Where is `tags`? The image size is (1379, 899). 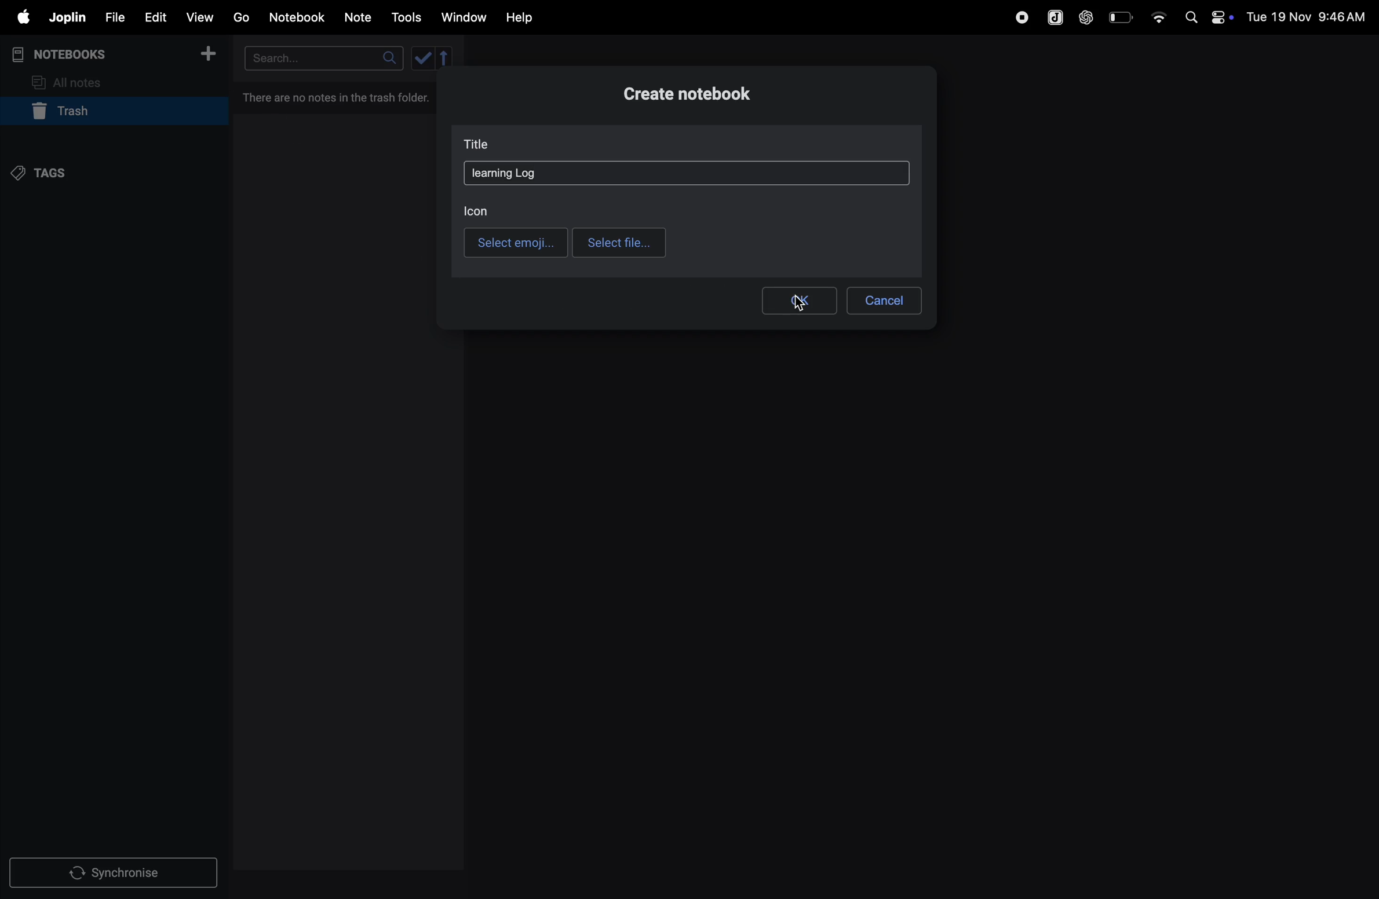
tags is located at coordinates (47, 172).